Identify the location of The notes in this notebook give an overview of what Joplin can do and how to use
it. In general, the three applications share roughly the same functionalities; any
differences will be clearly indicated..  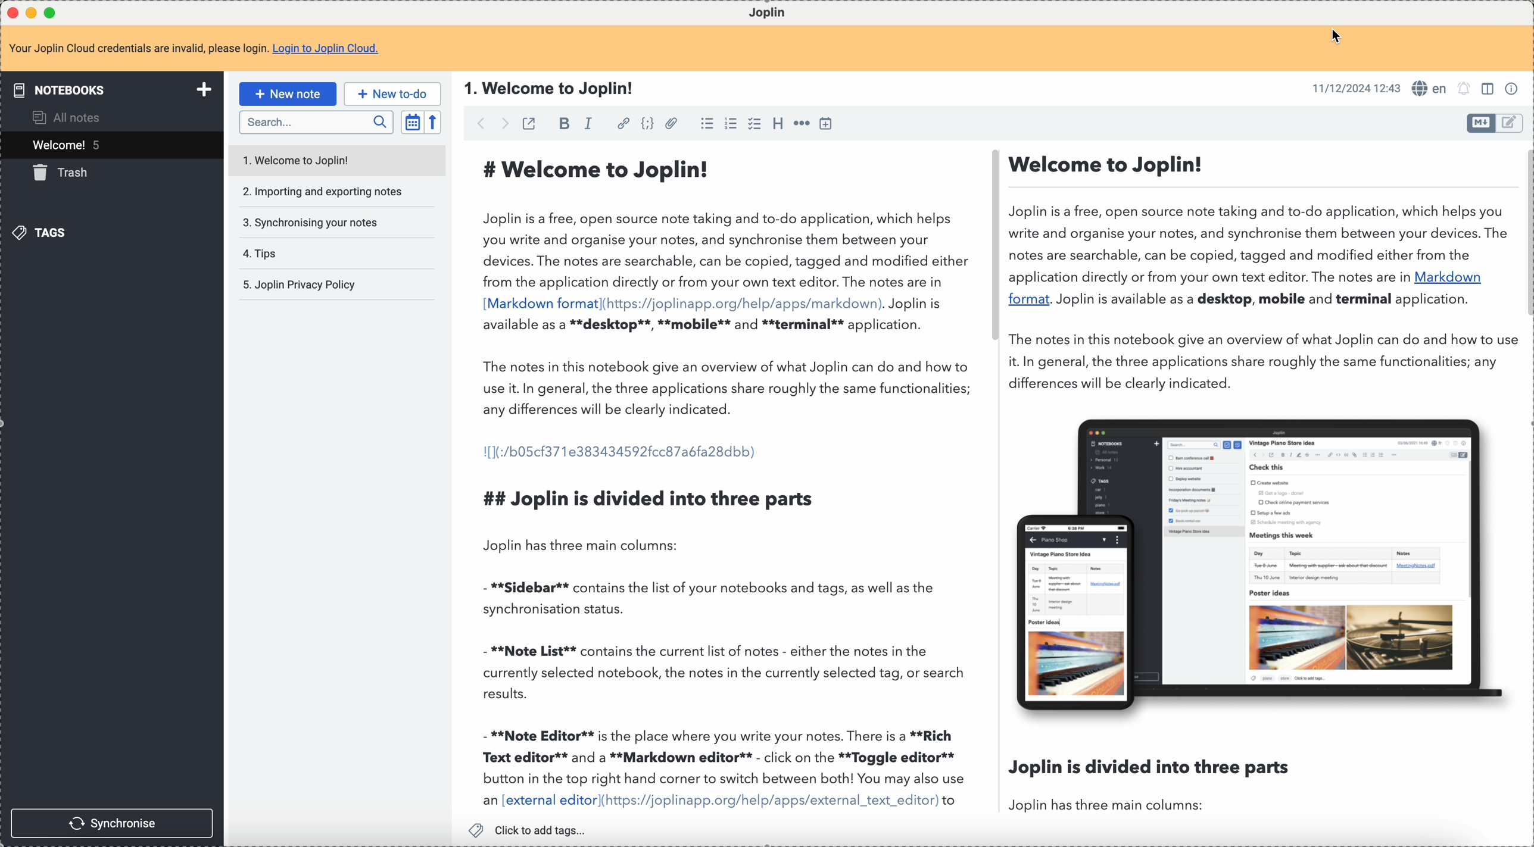
(1262, 361).